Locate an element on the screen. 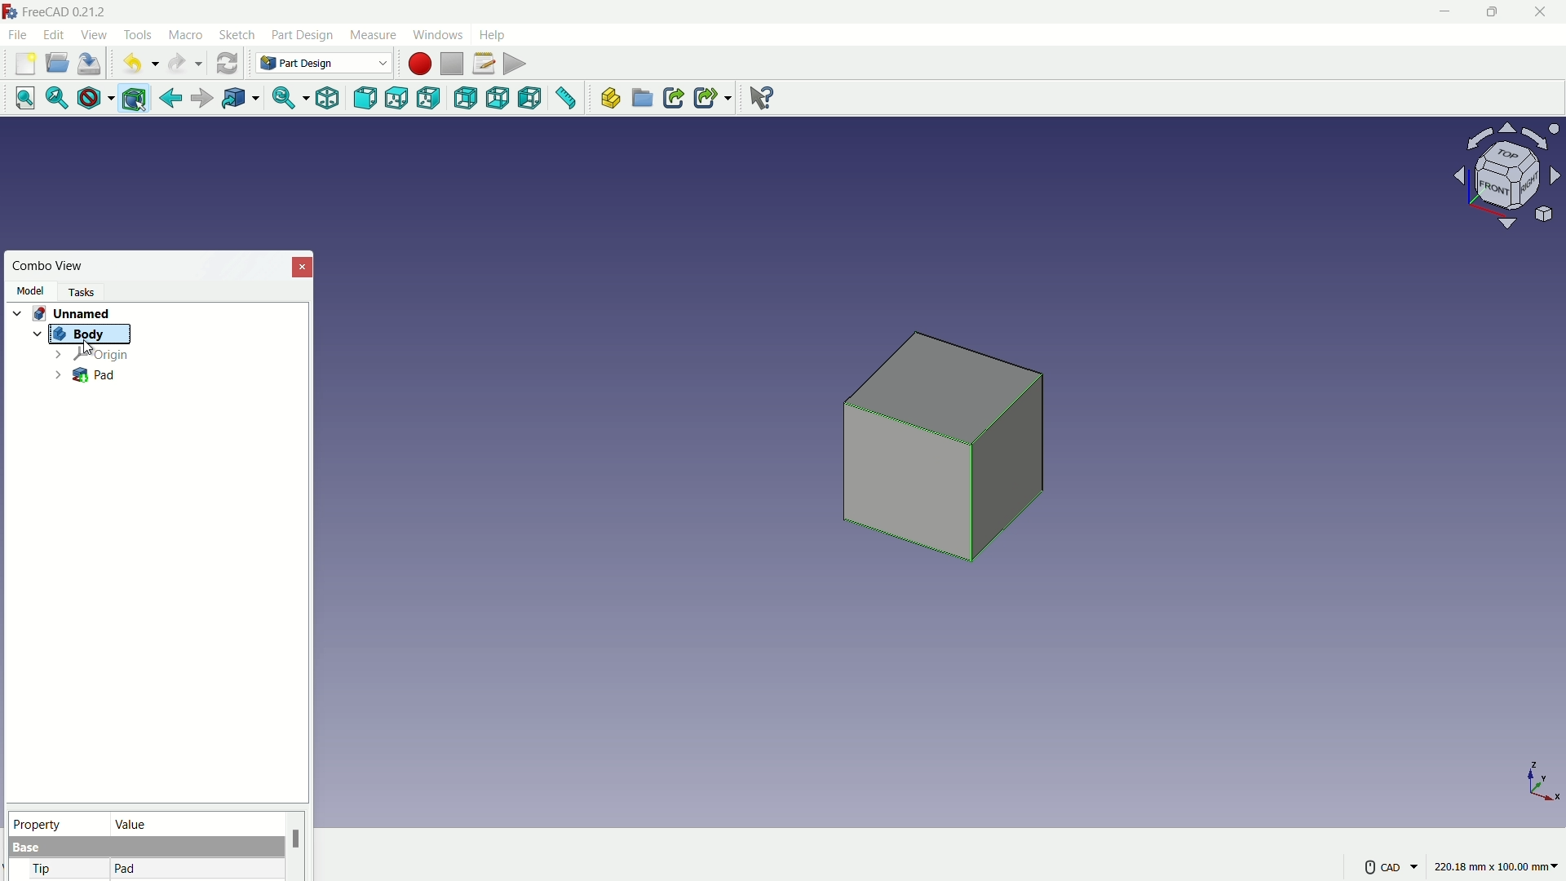  go to linked object is located at coordinates (239, 100).